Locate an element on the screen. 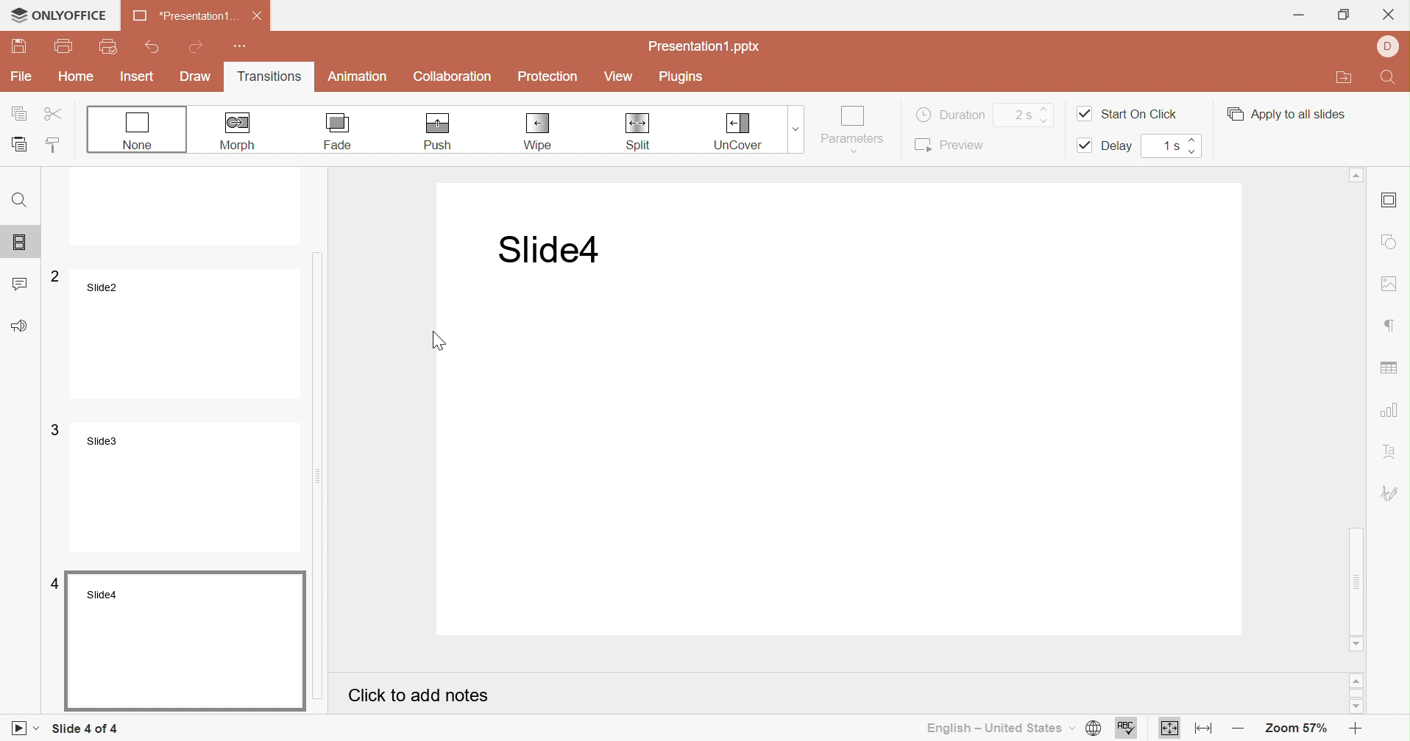  Slides is located at coordinates (22, 239).